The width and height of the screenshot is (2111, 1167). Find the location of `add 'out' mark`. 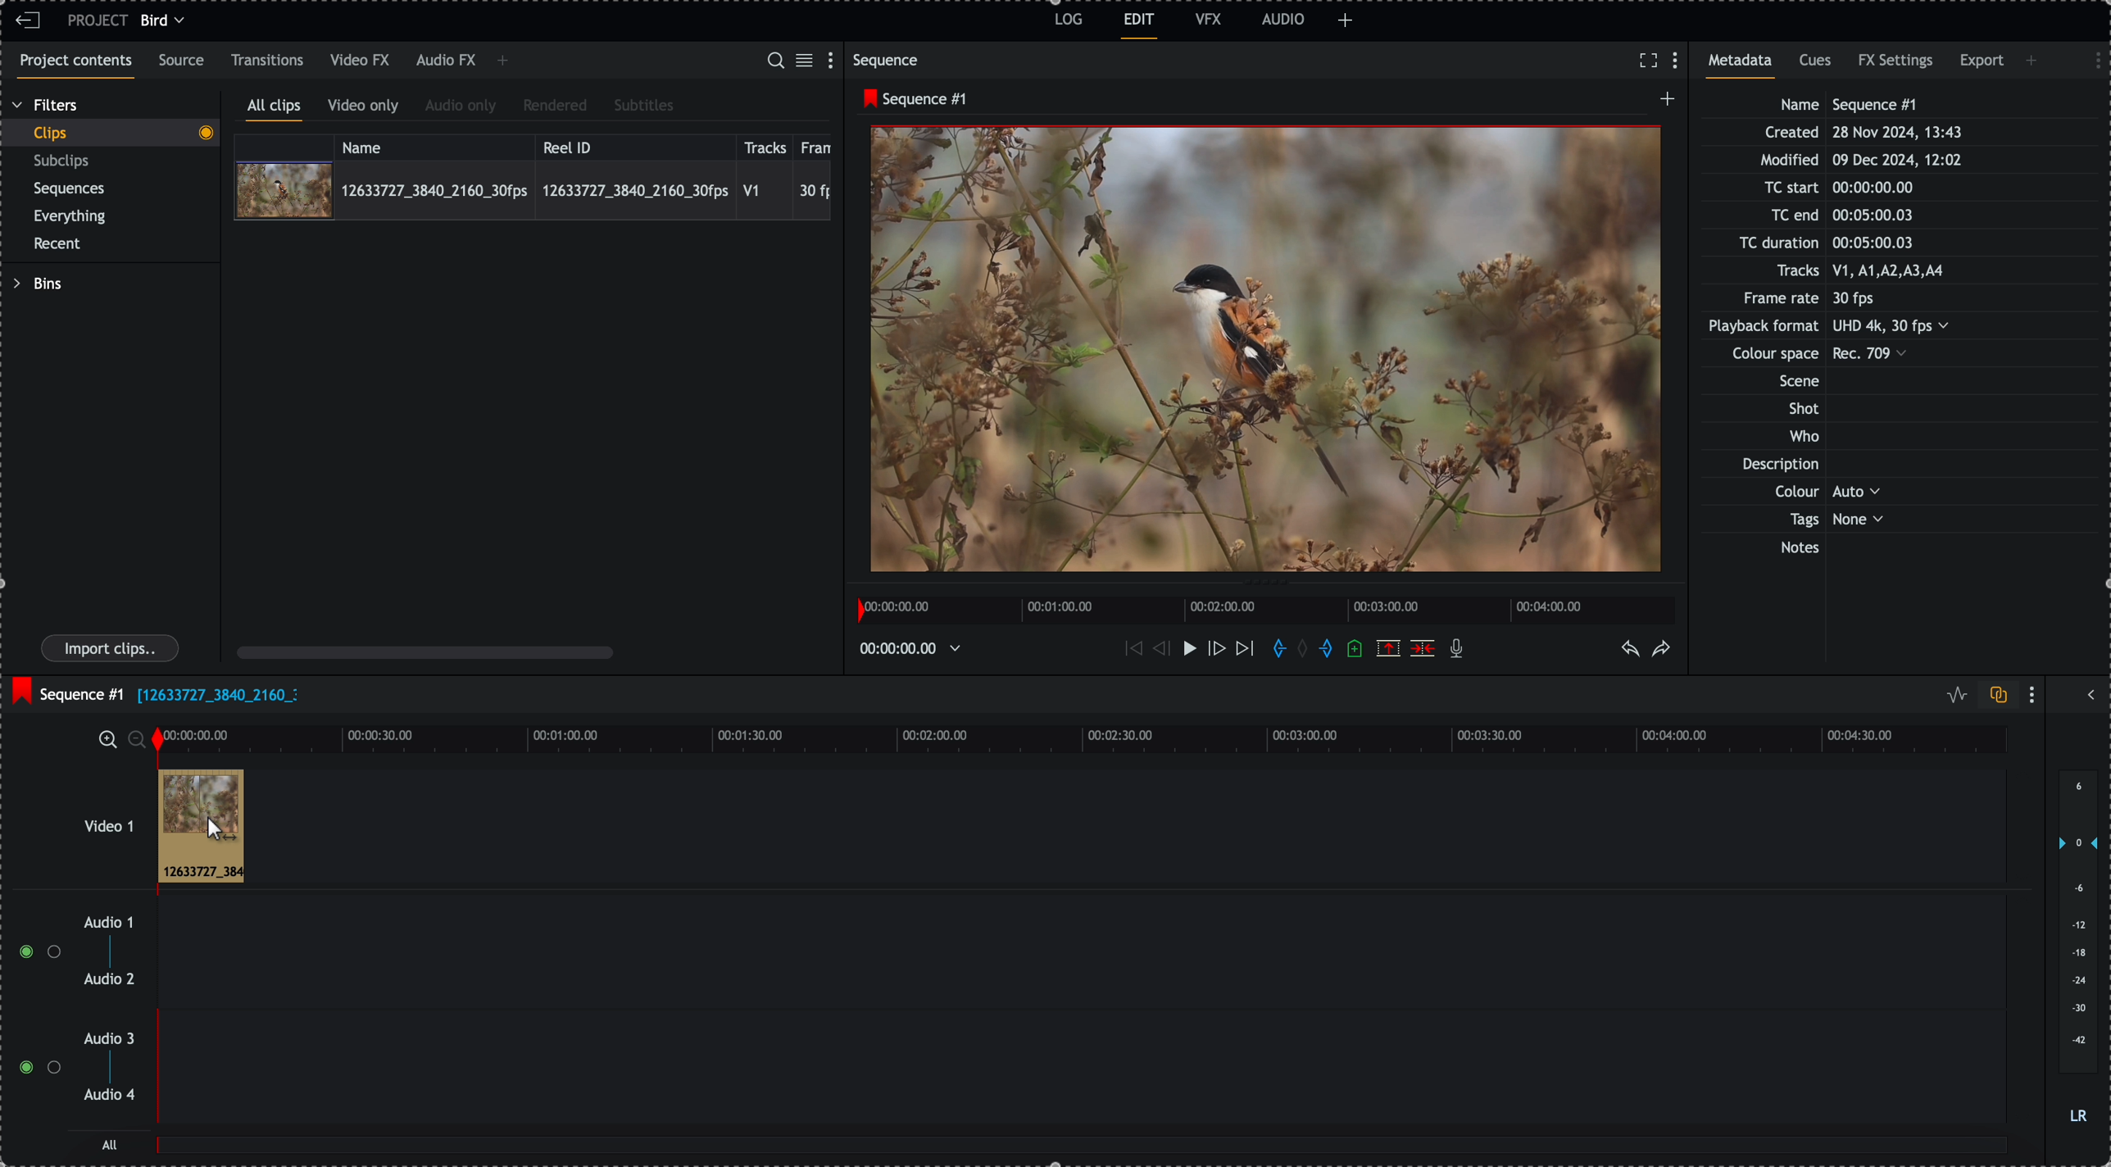

add 'out' mark is located at coordinates (1325, 649).